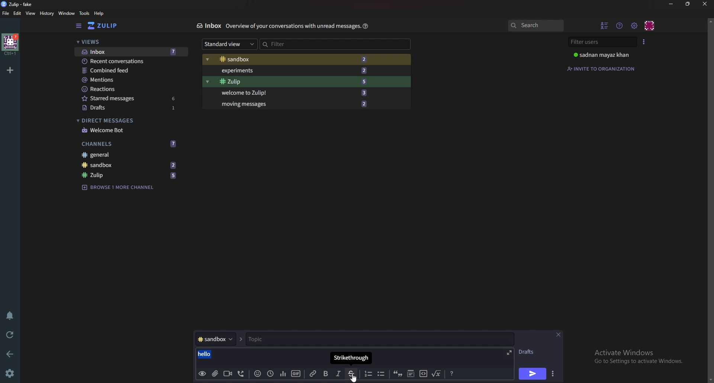  What do you see at coordinates (532, 374) in the screenshot?
I see `Send` at bounding box center [532, 374].